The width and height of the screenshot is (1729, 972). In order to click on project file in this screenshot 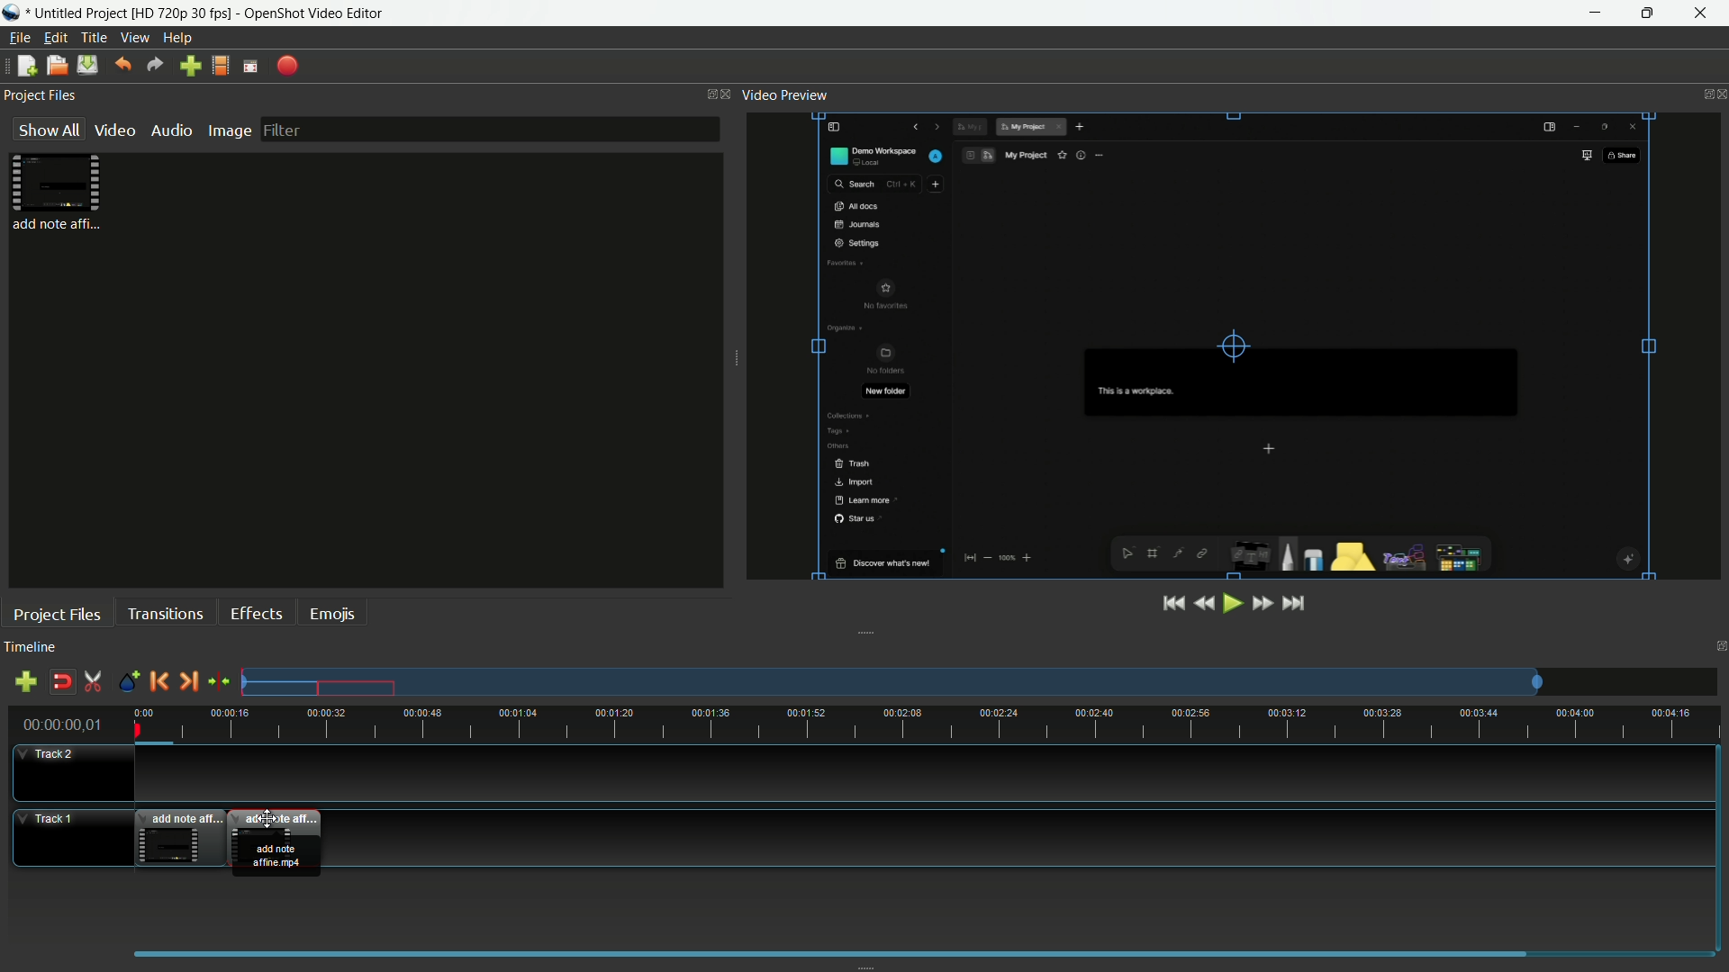, I will do `click(57, 193)`.